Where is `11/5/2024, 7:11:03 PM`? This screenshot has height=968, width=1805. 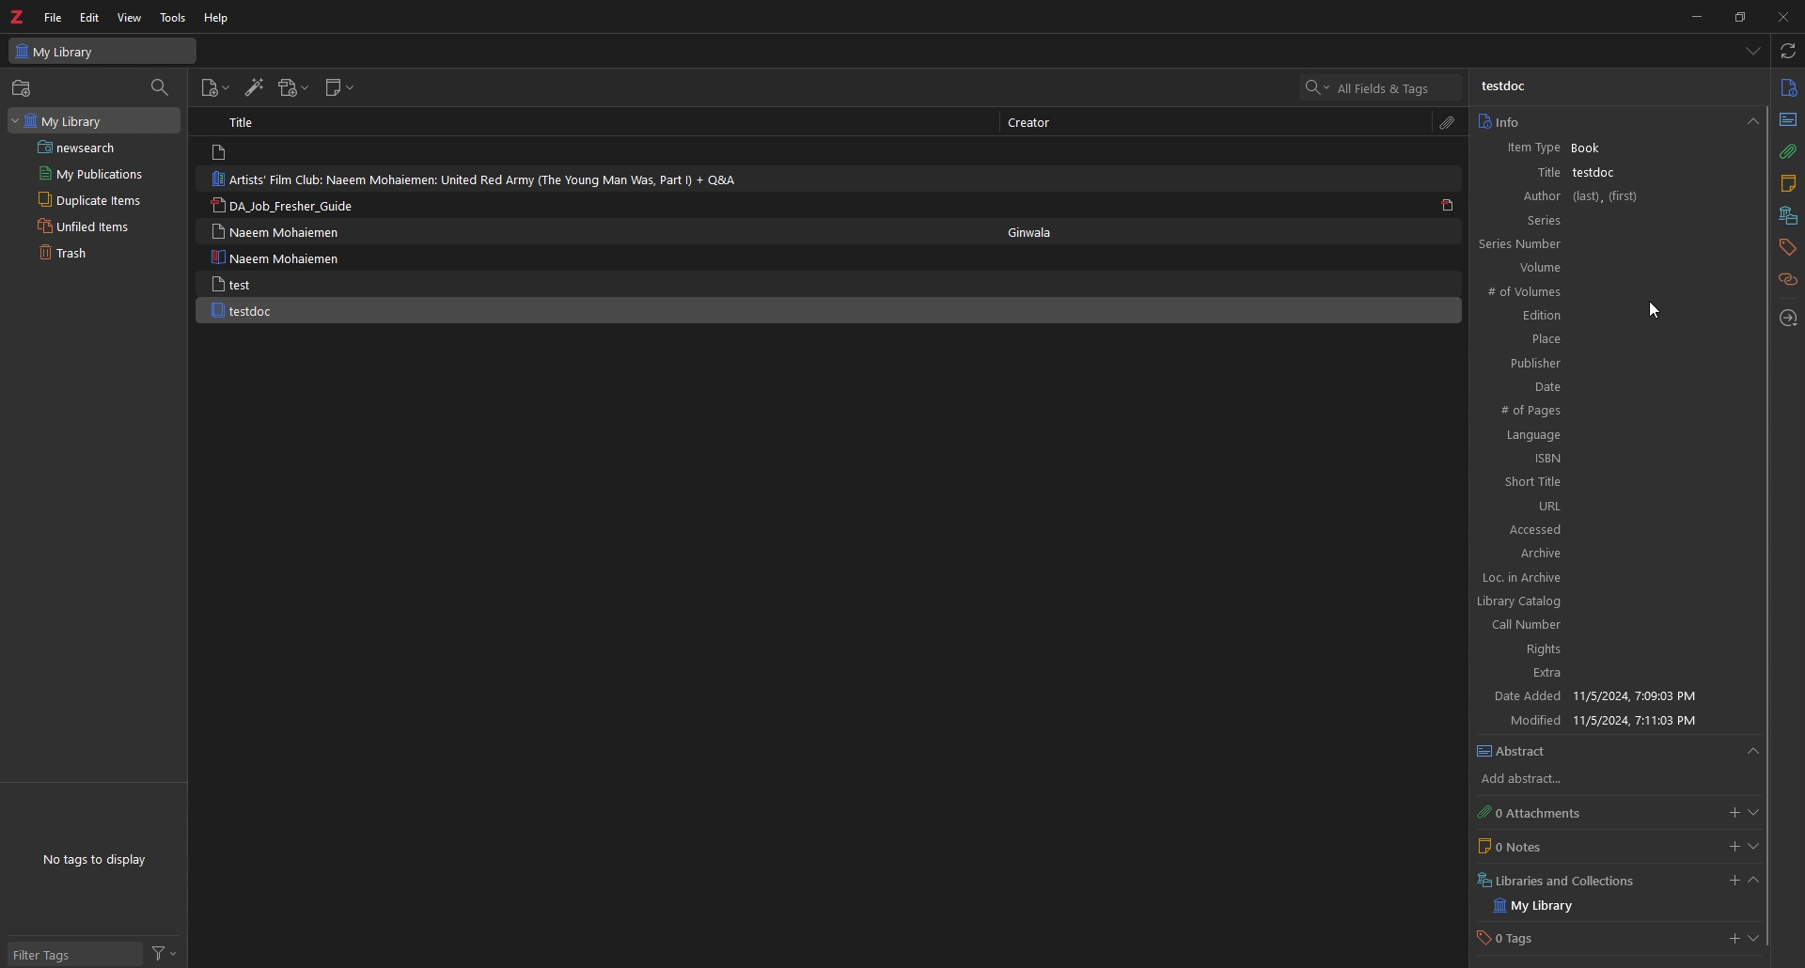
11/5/2024, 7:11:03 PM is located at coordinates (1641, 721).